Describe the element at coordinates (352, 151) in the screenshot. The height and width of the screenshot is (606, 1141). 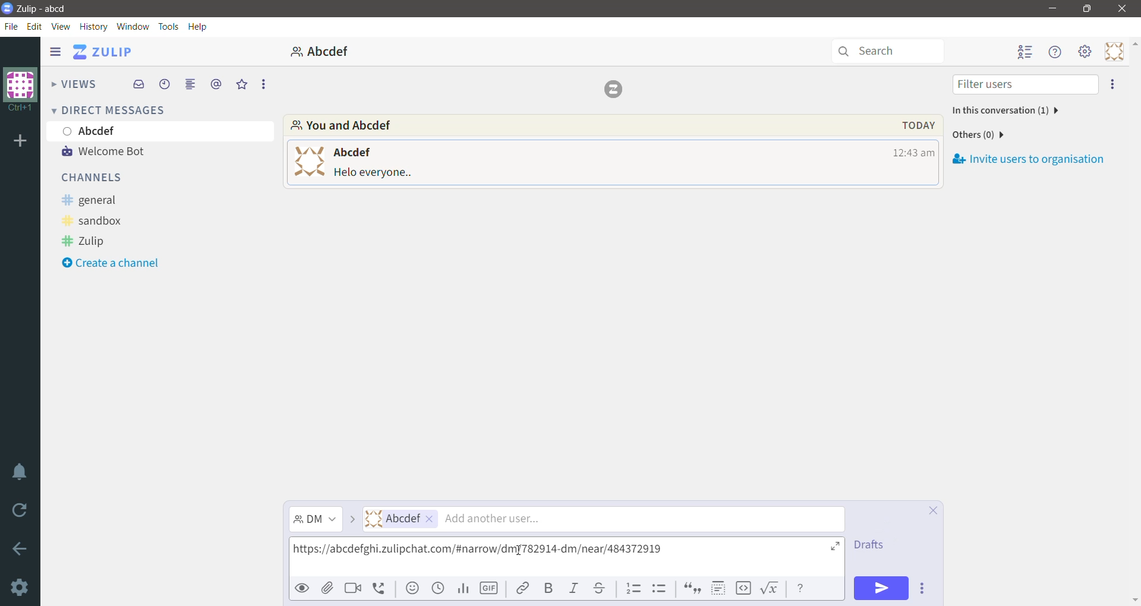
I see `user name` at that location.